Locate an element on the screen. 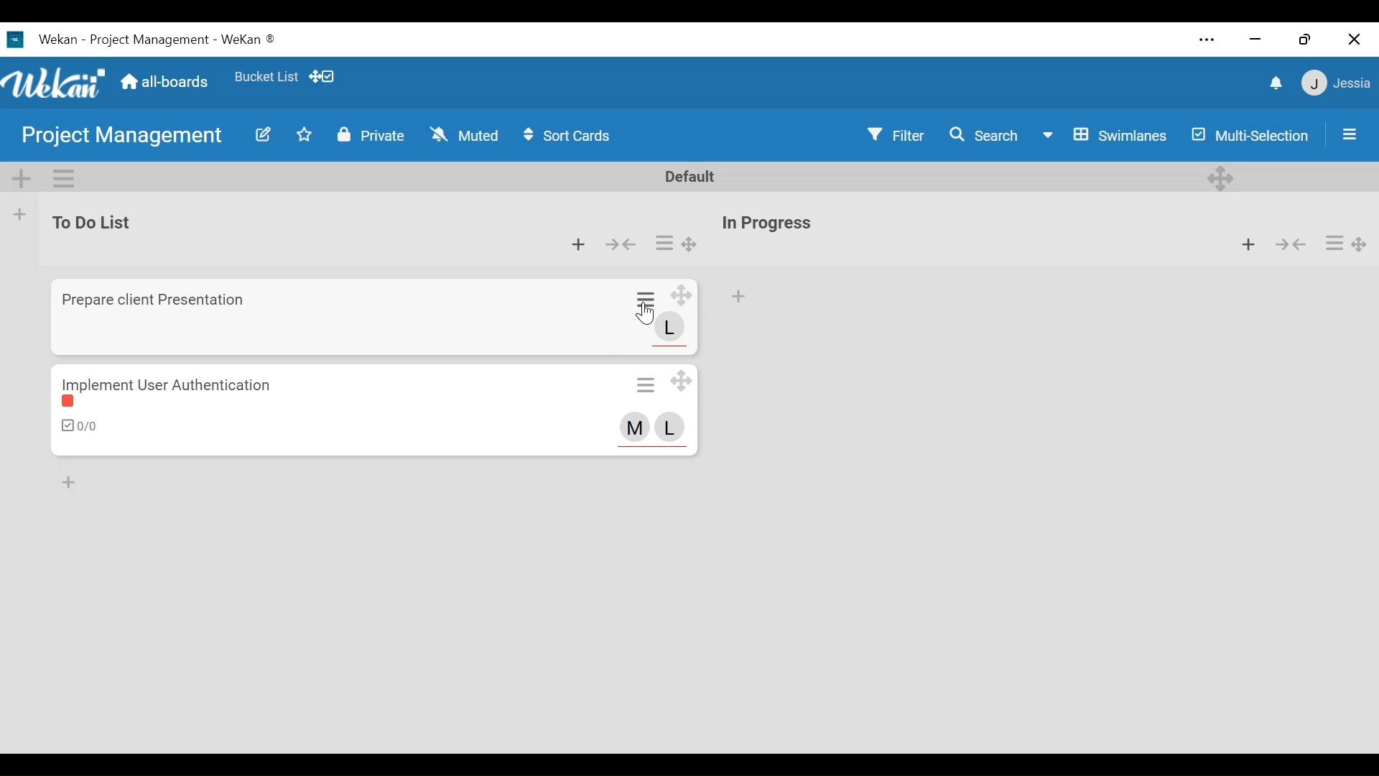  Desktop drag handles is located at coordinates (1219, 179).